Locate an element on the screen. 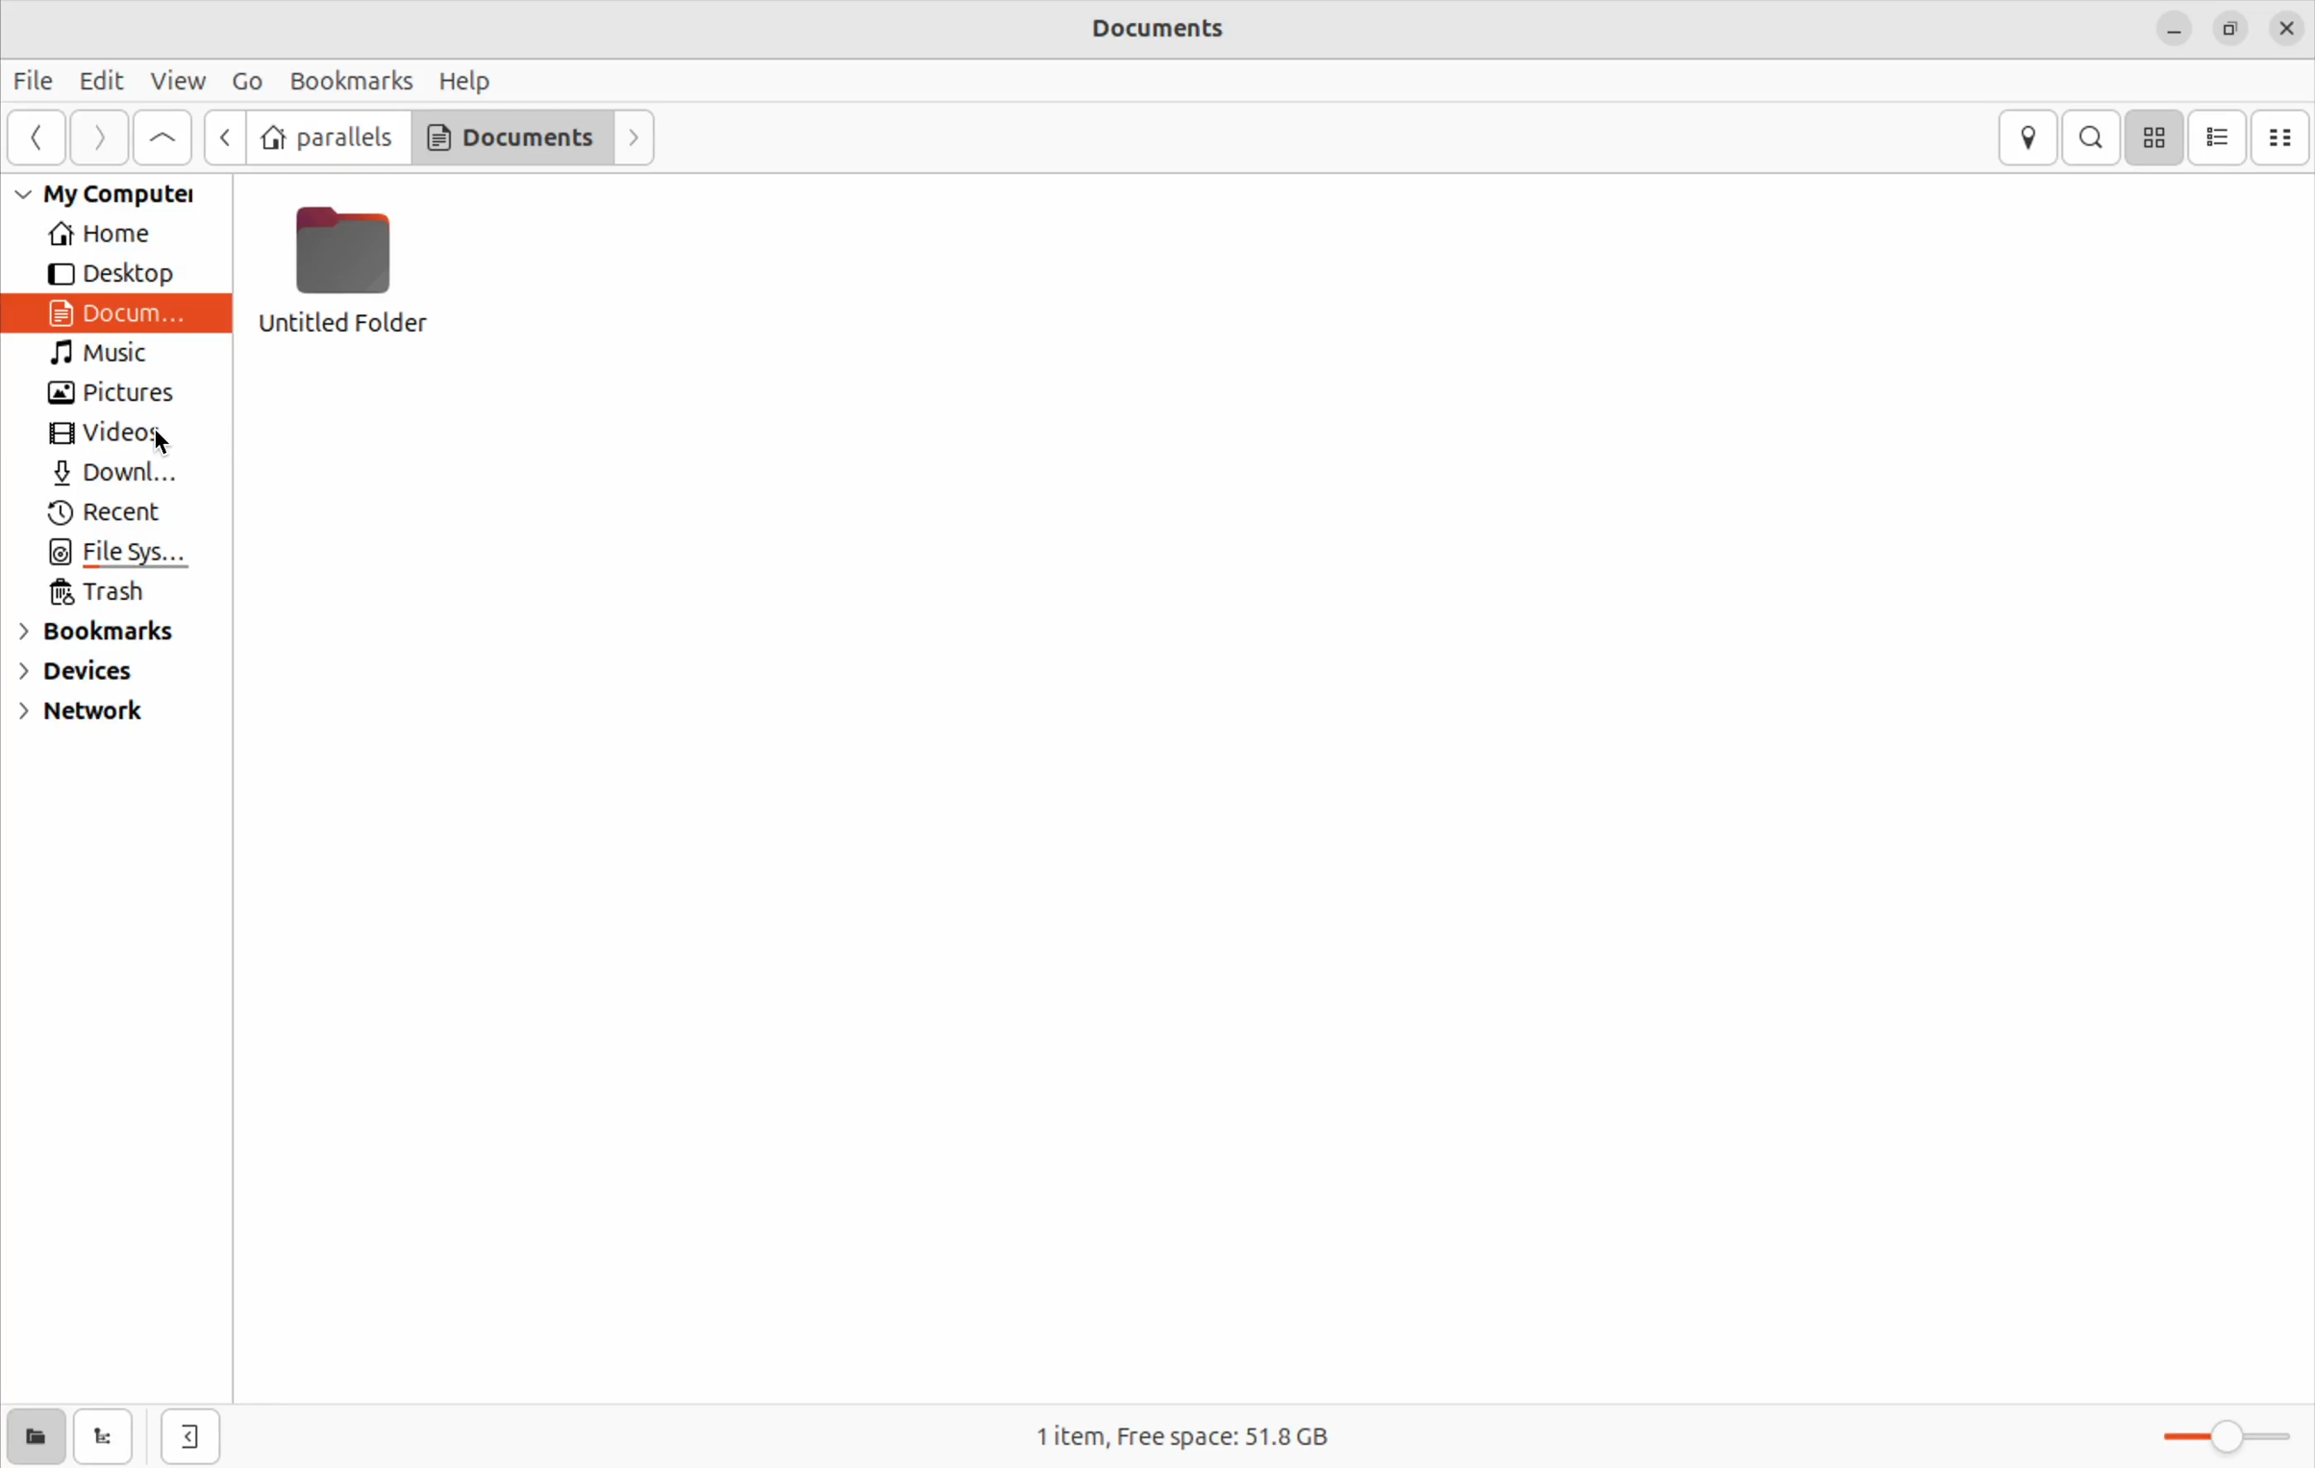  Trash is located at coordinates (107, 592).